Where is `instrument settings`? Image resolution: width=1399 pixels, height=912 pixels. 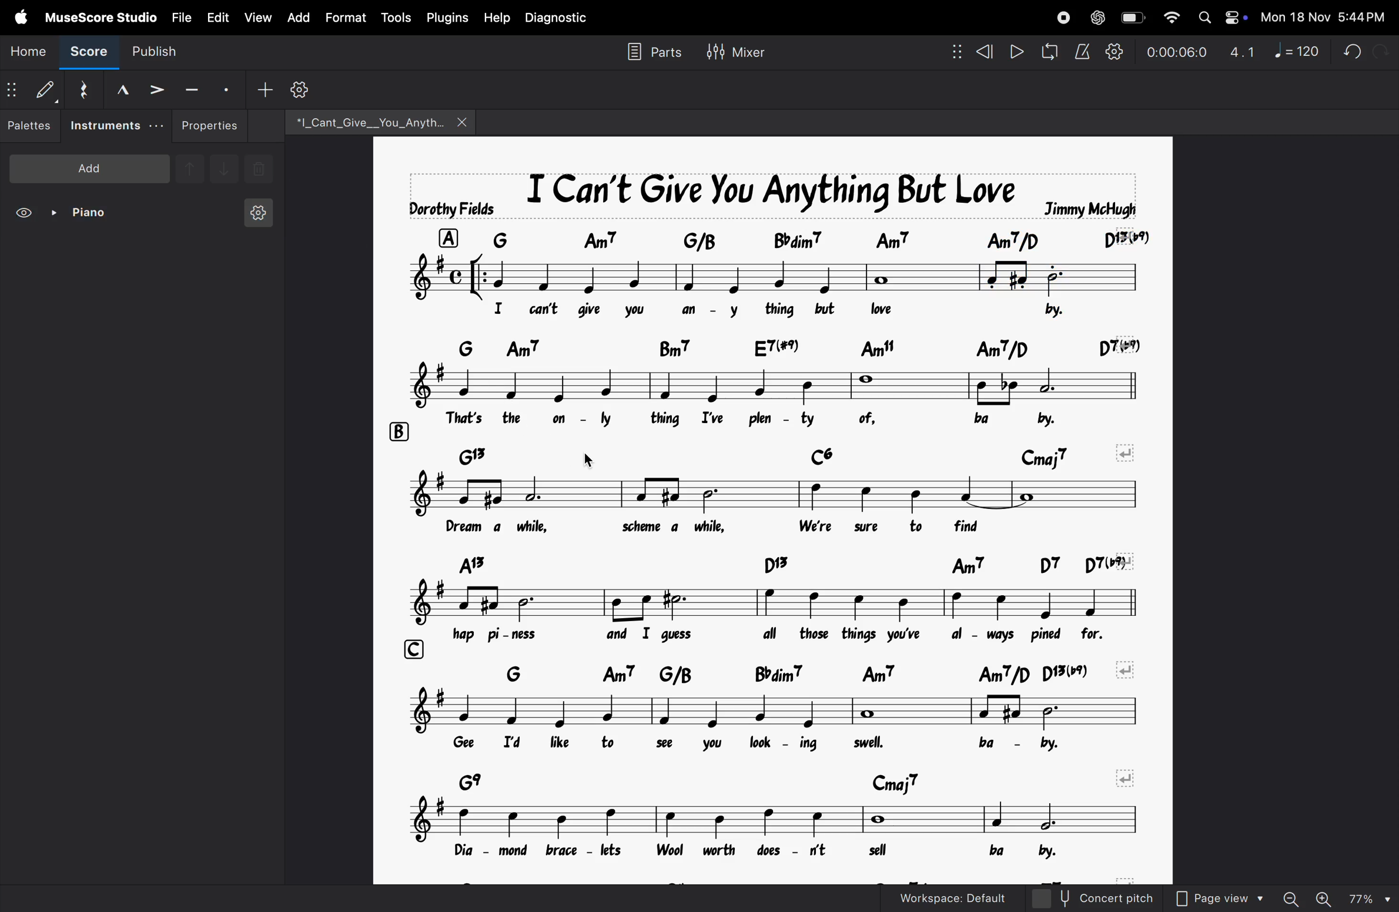 instrument settings is located at coordinates (256, 210).